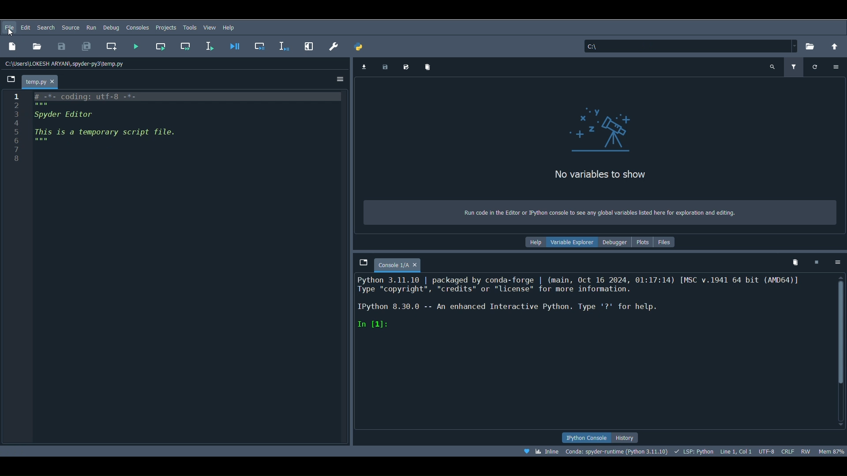 This screenshot has height=476, width=847. Describe the element at coordinates (611, 176) in the screenshot. I see `No variables to show` at that location.